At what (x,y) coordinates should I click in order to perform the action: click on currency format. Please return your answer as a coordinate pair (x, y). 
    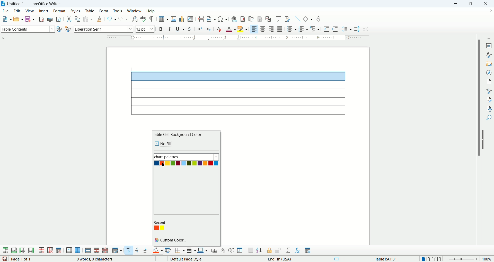
    Looking at the image, I should click on (215, 250).